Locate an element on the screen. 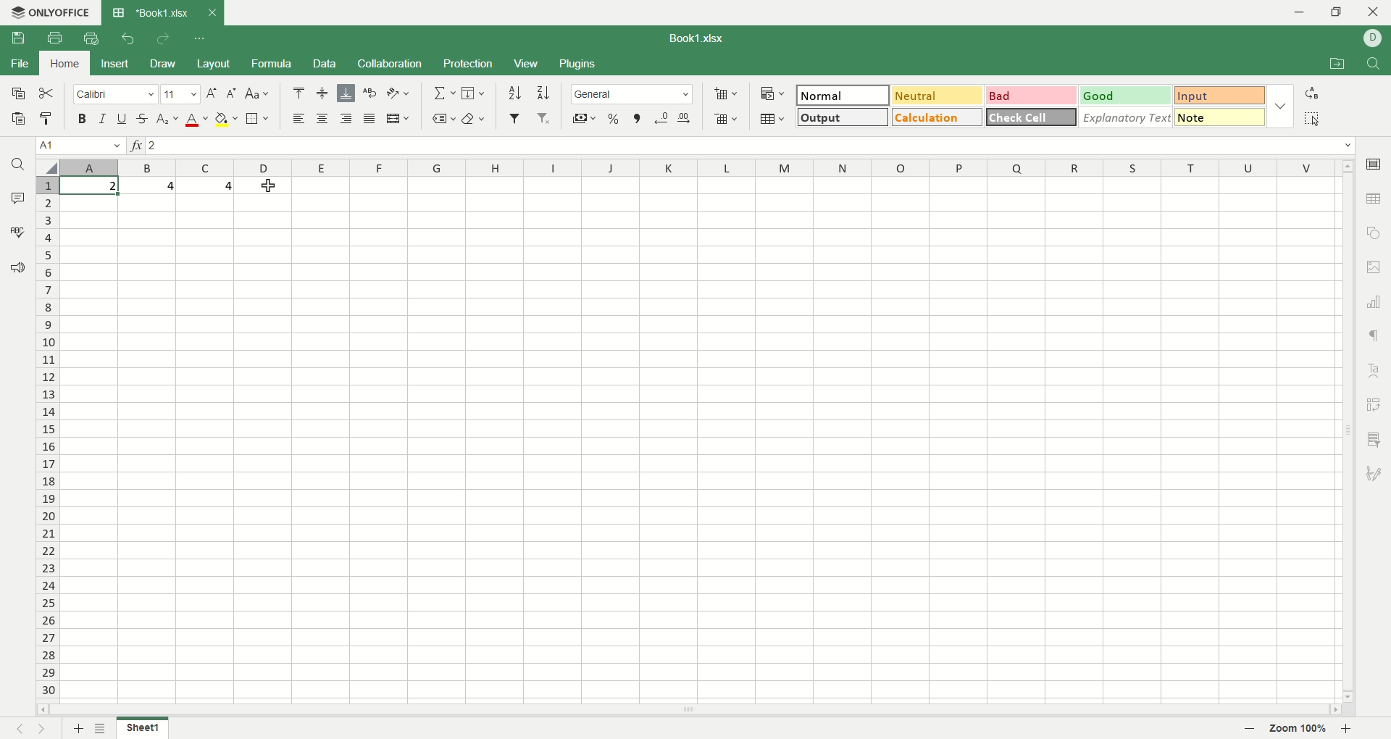 Image resolution: width=1391 pixels, height=739 pixels. layout is located at coordinates (214, 63).